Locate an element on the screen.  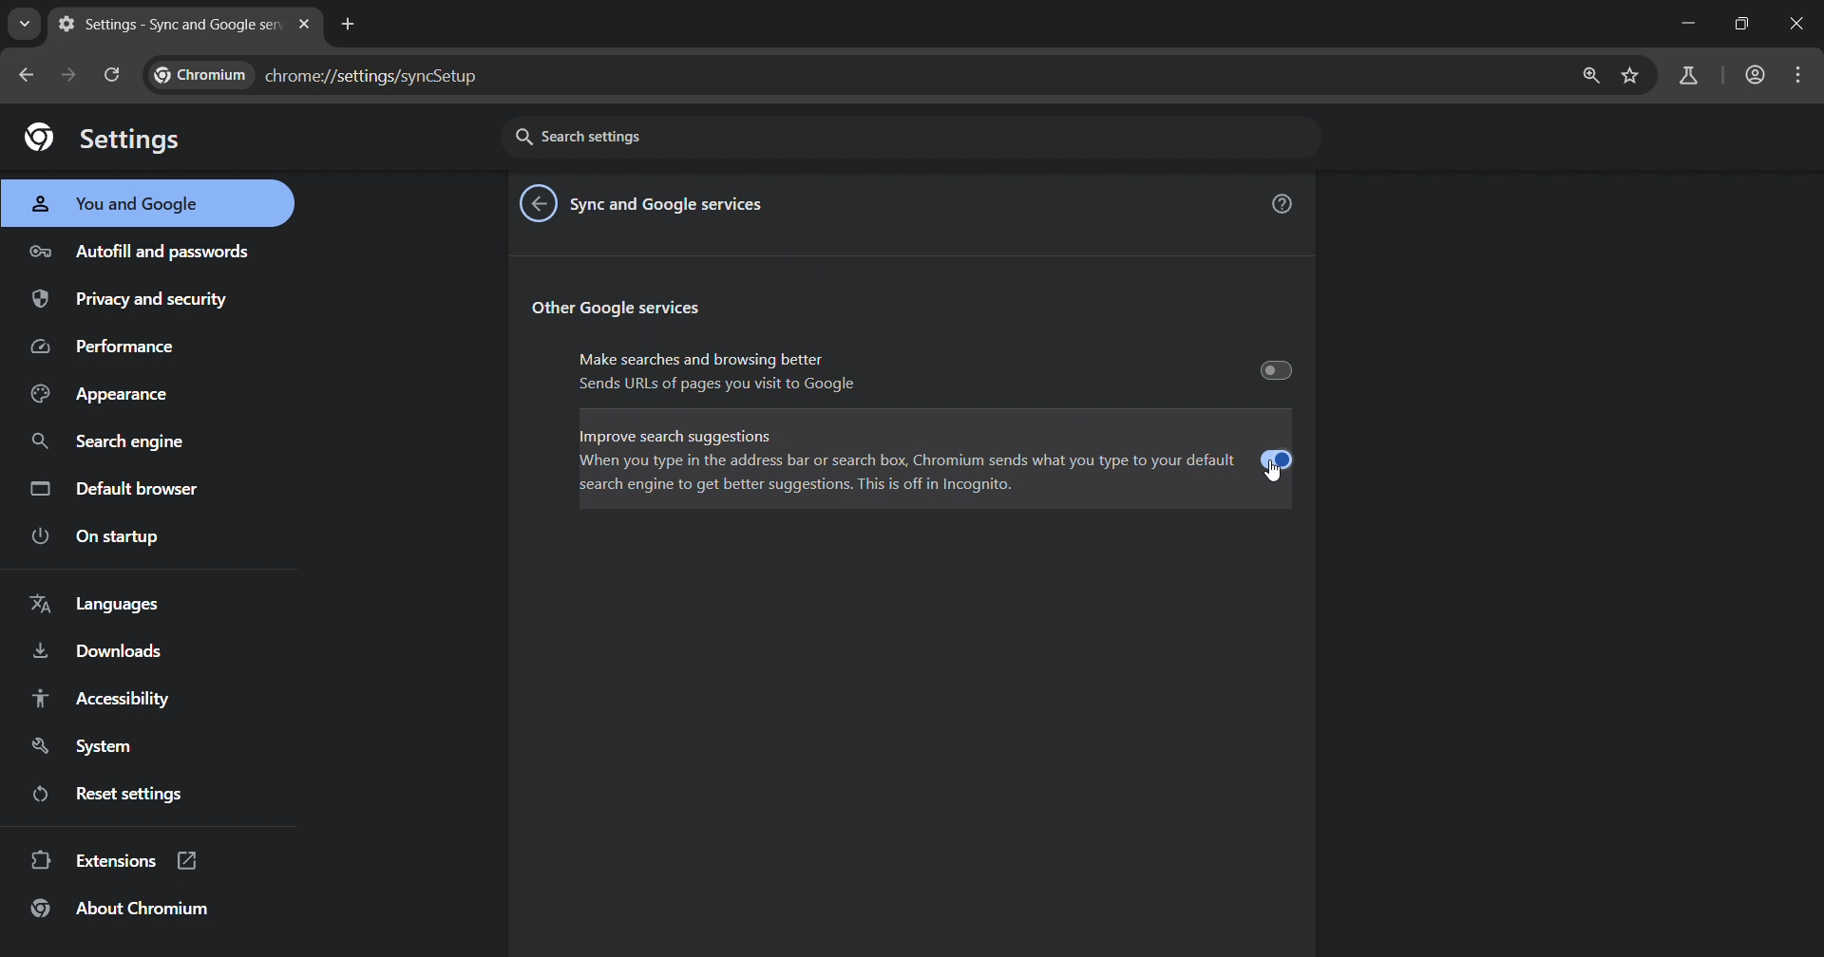
you and google is located at coordinates (109, 204).